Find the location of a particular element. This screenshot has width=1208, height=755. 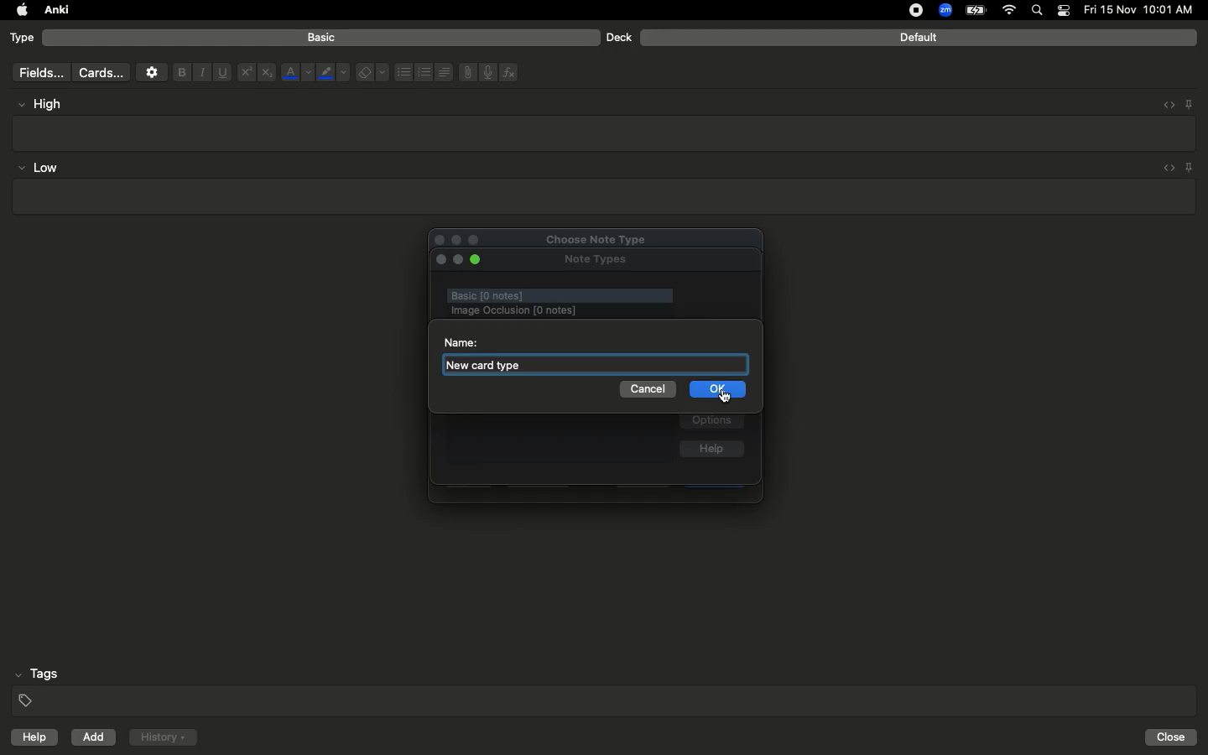

Cards is located at coordinates (101, 73).